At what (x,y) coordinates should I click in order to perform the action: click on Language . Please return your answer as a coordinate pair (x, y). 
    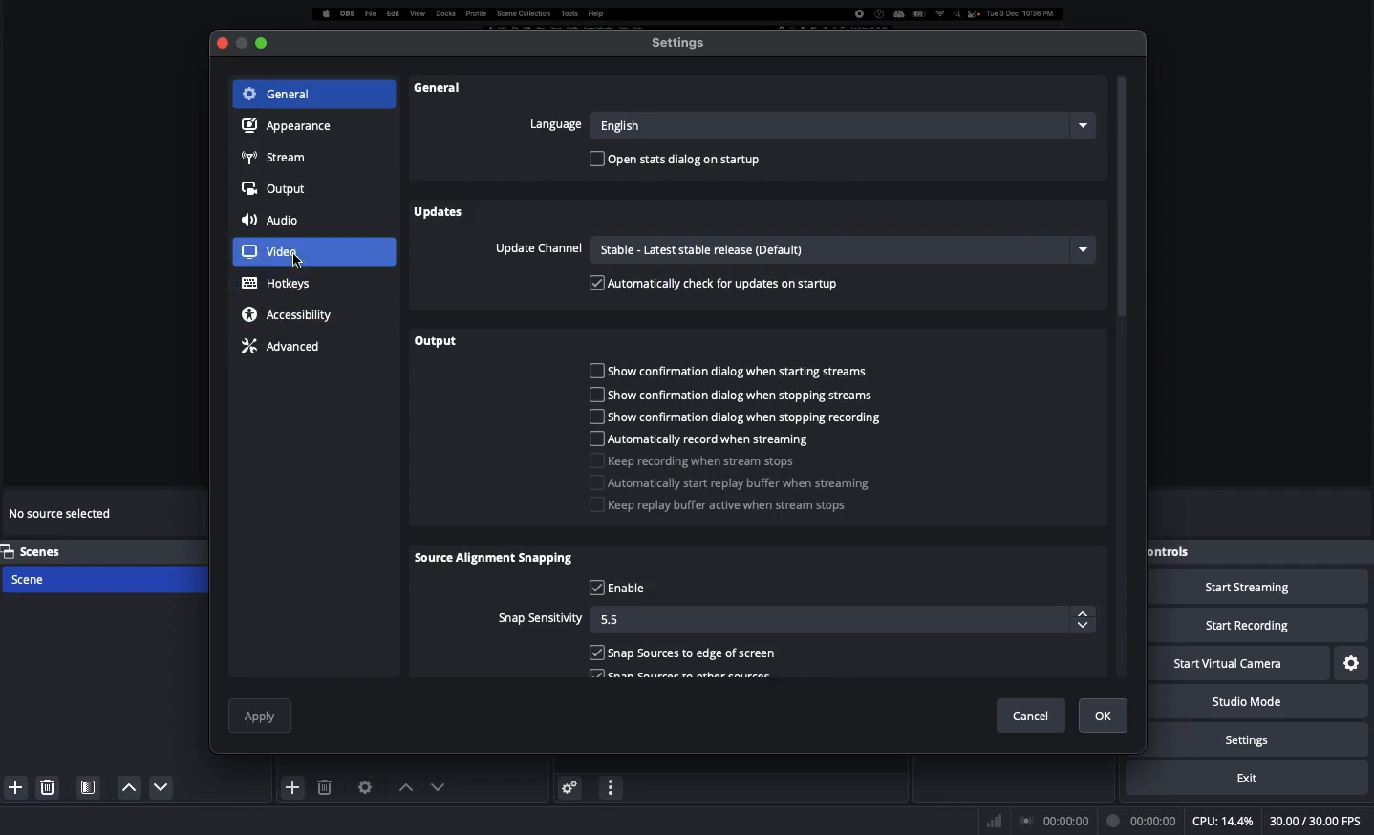
    Looking at the image, I should click on (807, 125).